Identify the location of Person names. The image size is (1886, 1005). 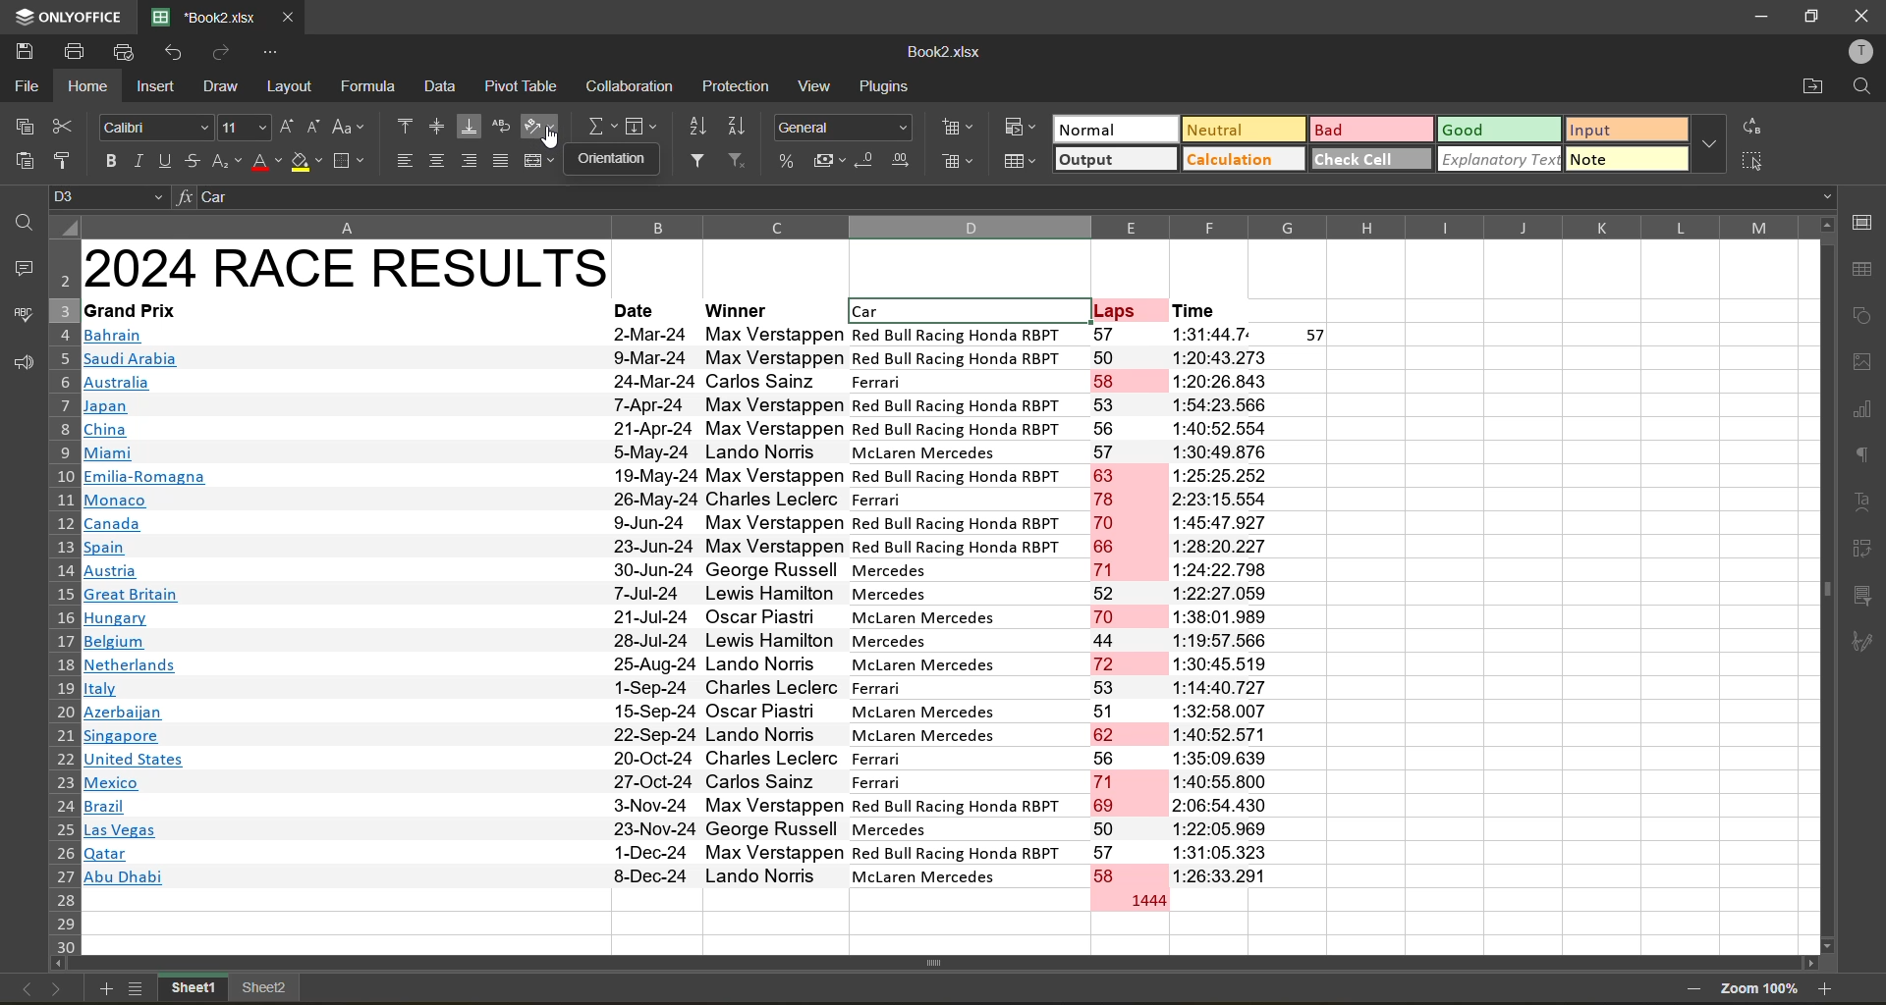
(774, 605).